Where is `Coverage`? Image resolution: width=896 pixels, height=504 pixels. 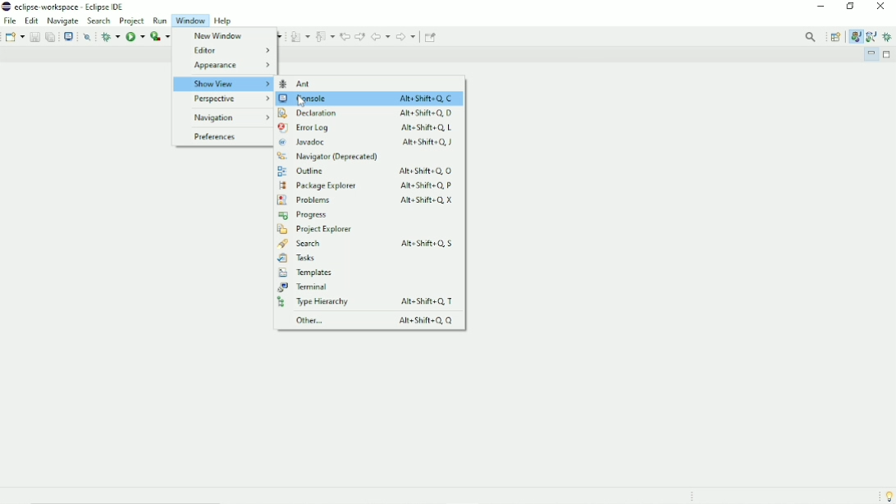 Coverage is located at coordinates (159, 36).